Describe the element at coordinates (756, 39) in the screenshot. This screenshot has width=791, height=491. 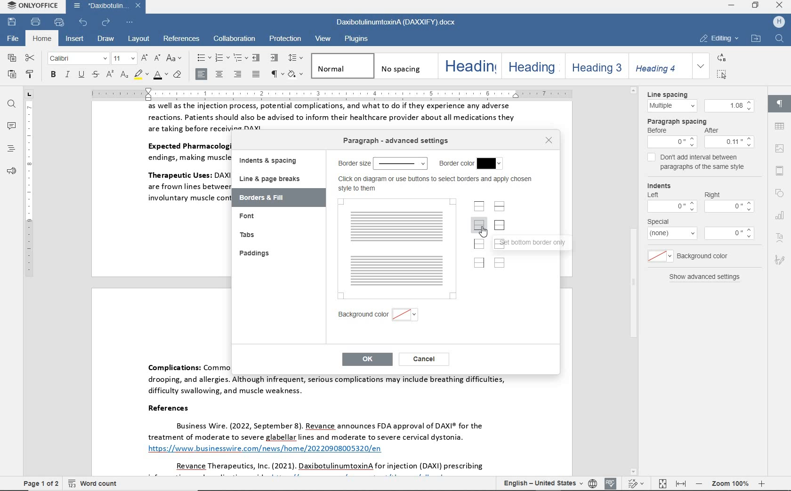
I see `open file location` at that location.